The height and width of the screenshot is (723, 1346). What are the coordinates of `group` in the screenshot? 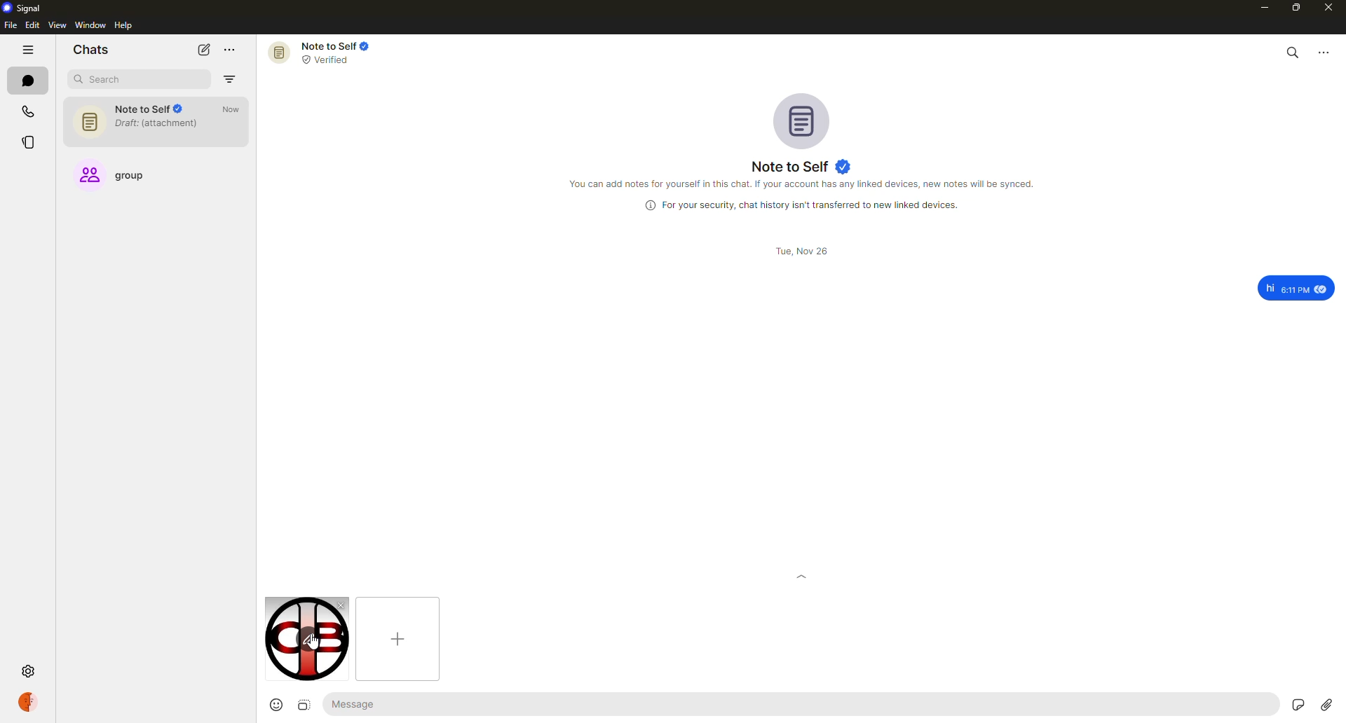 It's located at (116, 173).